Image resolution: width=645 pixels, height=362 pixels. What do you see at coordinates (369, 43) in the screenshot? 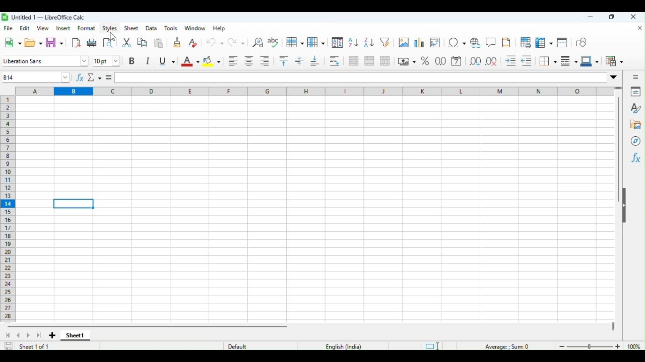
I see `Sort descending` at bounding box center [369, 43].